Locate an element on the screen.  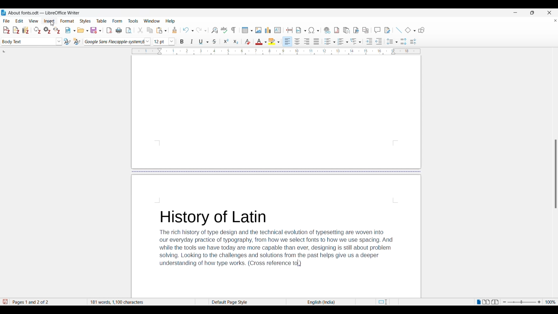
Close software is located at coordinates (549, 13).